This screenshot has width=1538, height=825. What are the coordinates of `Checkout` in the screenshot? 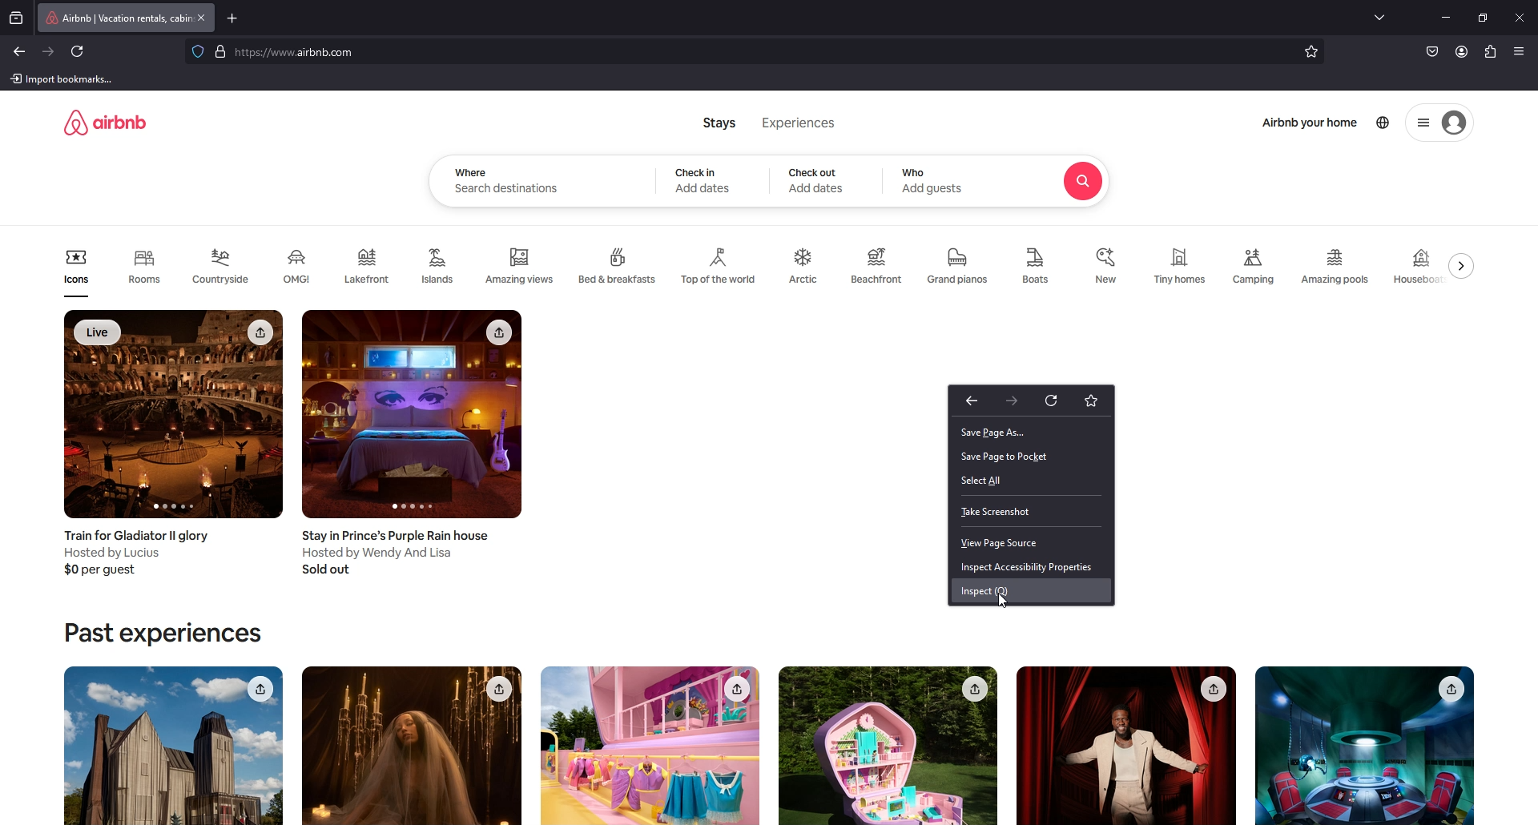 It's located at (814, 172).